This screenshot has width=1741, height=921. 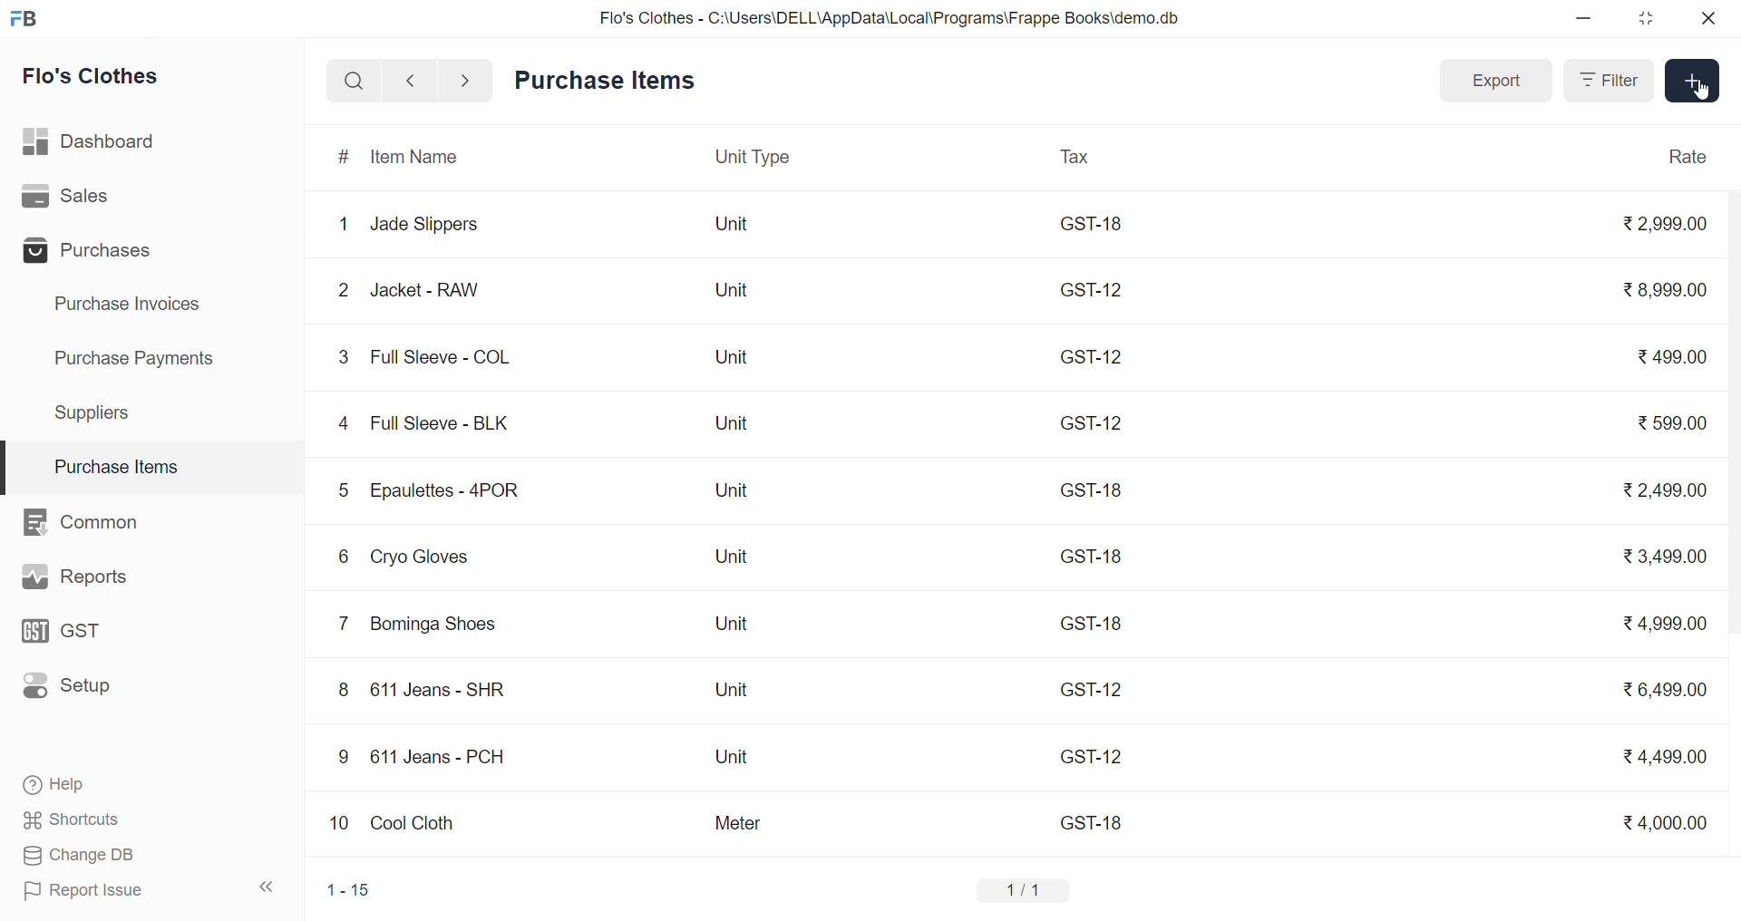 What do you see at coordinates (429, 222) in the screenshot?
I see `Jade Slippers` at bounding box center [429, 222].